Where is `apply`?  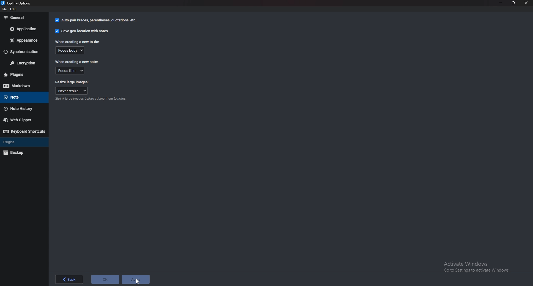
apply is located at coordinates (137, 279).